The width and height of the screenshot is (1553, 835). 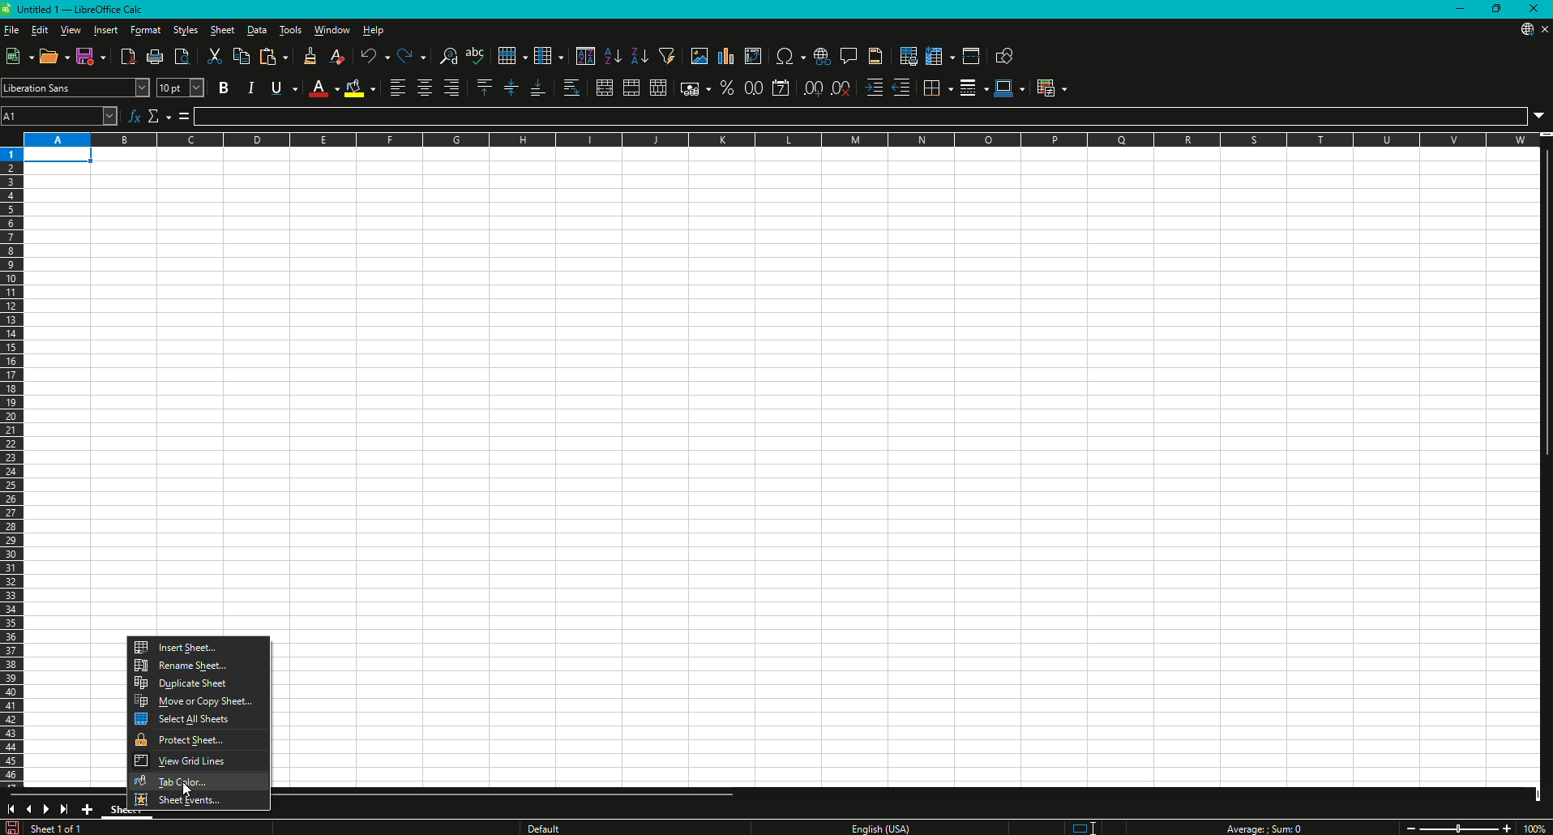 I want to click on Format as Percentage, so click(x=727, y=88).